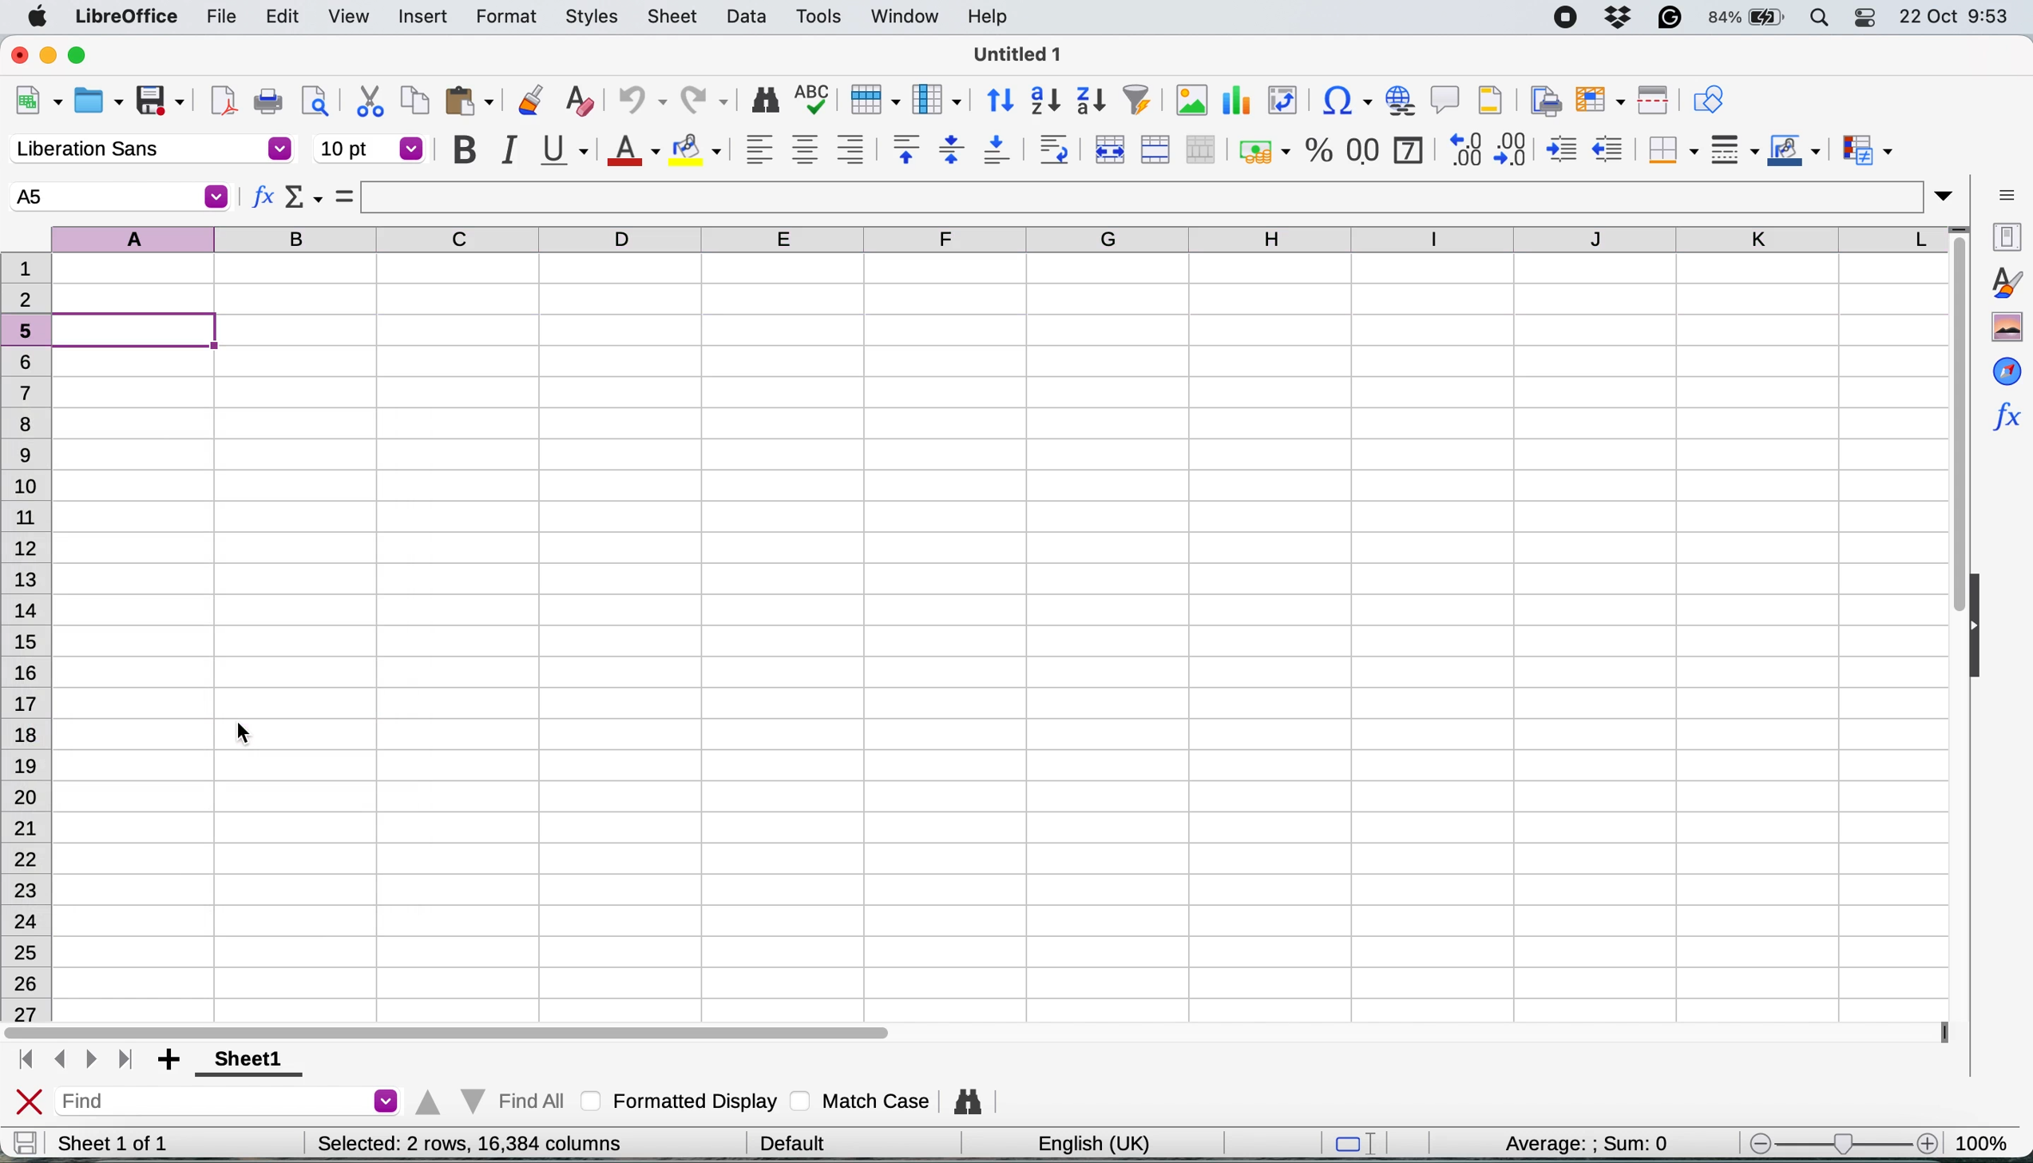  Describe the element at coordinates (1866, 153) in the screenshot. I see `conditional` at that location.